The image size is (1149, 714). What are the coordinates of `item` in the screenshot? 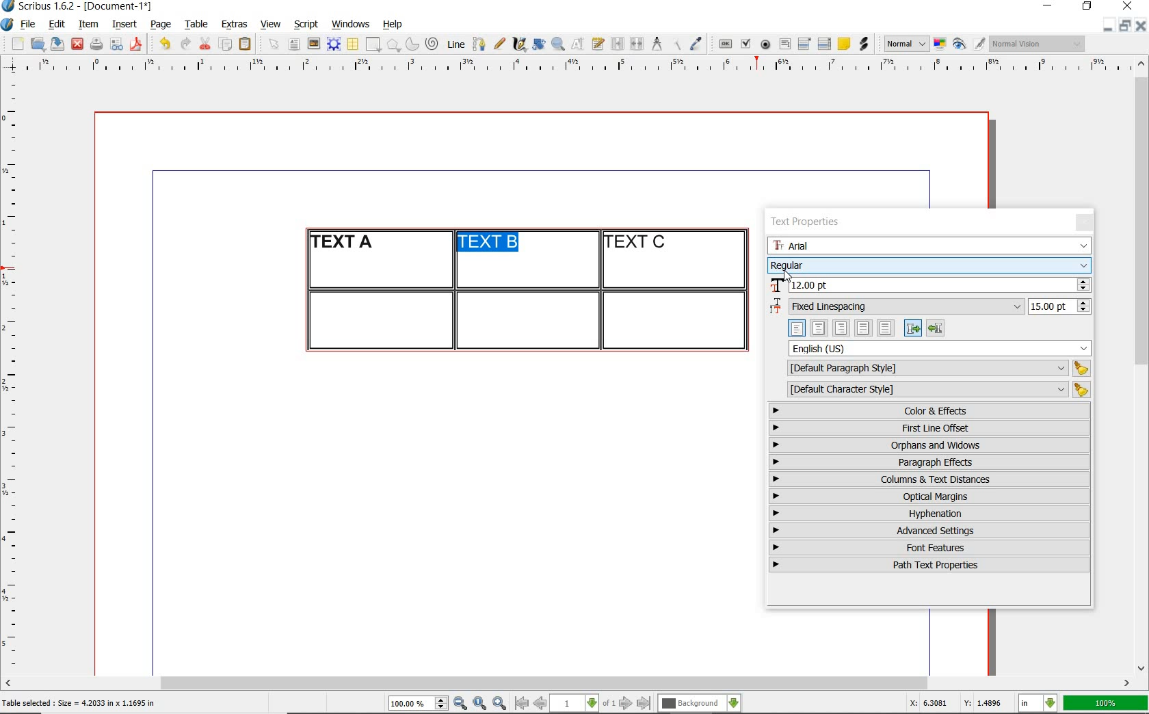 It's located at (88, 25).